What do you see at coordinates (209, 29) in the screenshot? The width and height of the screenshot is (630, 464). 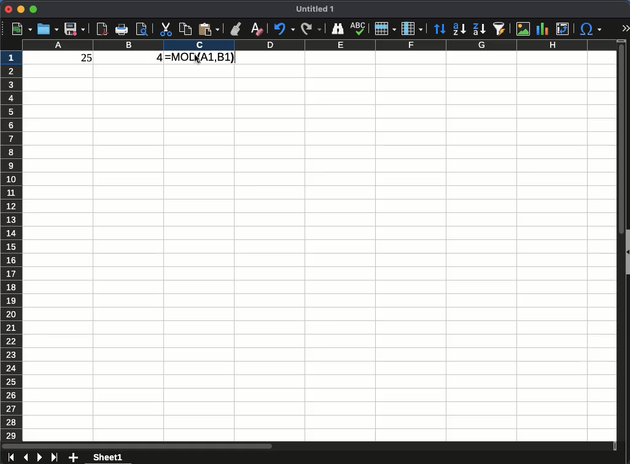 I see `paste` at bounding box center [209, 29].